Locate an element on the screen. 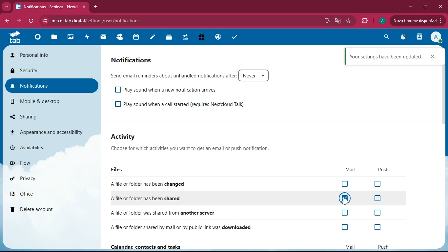 The image size is (448, 252). another server is located at coordinates (168, 212).